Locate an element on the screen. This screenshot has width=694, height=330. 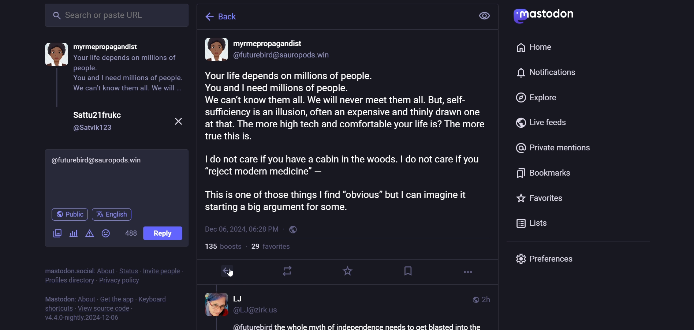
close is located at coordinates (179, 121).